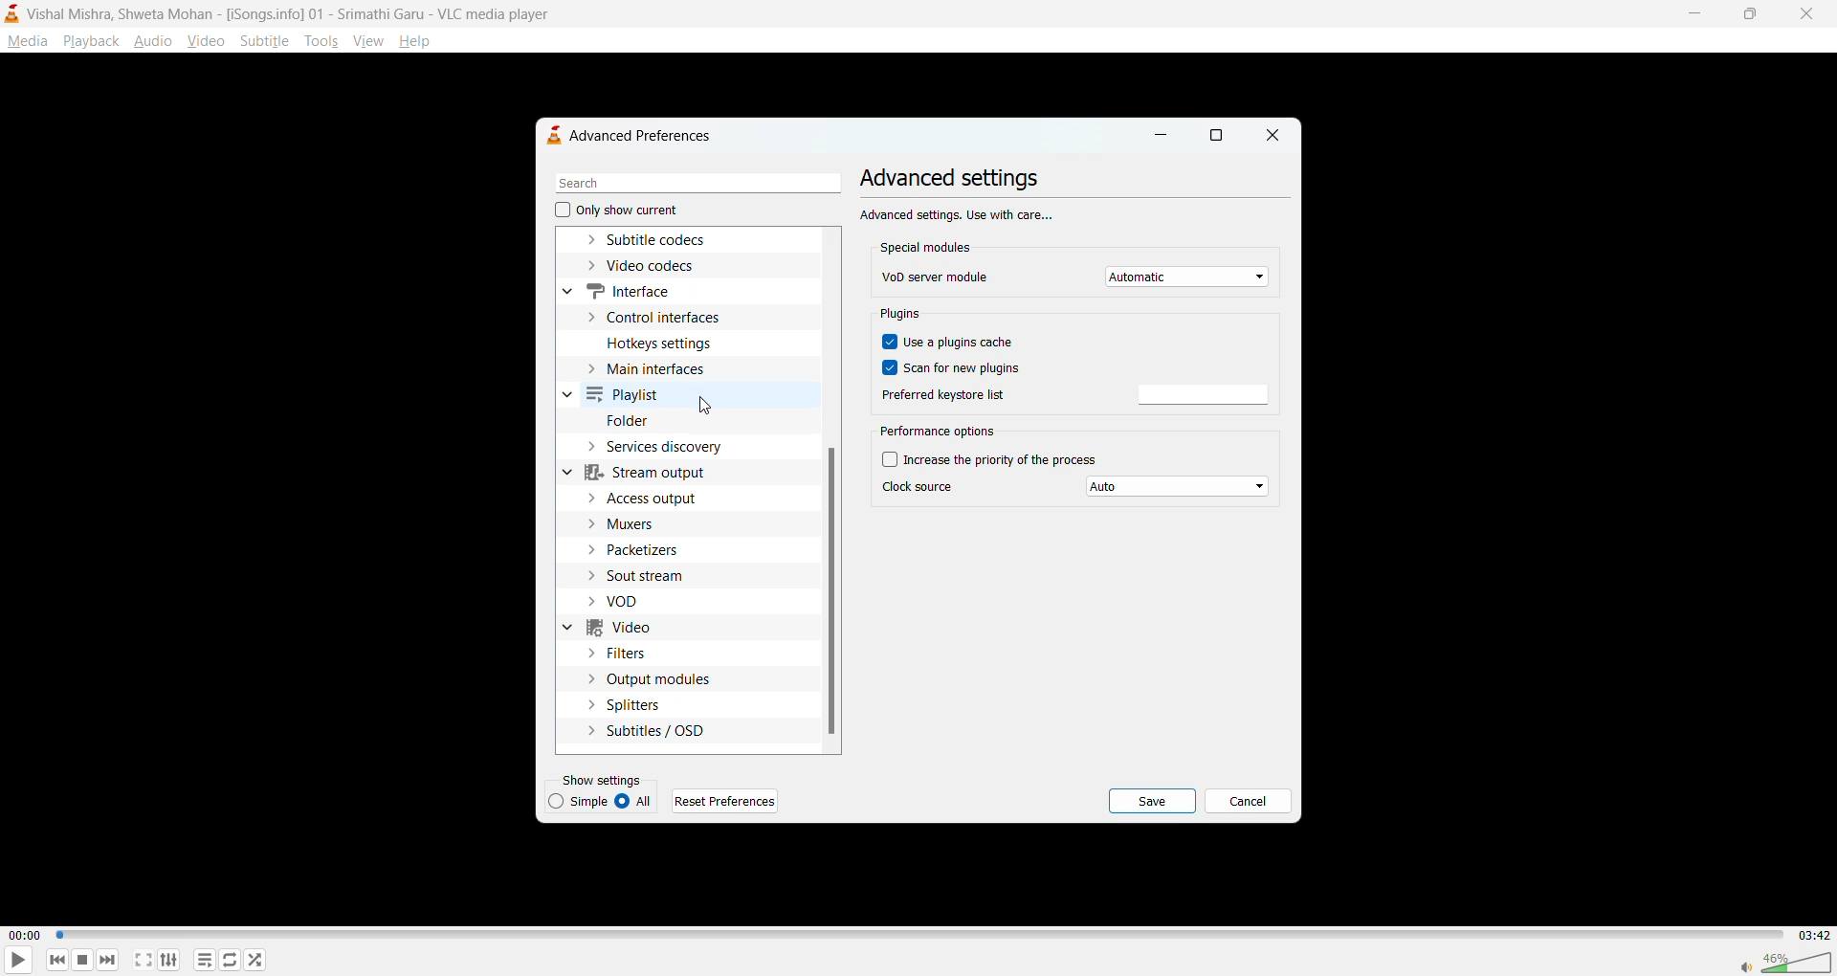 This screenshot has width=1837, height=976. What do you see at coordinates (1180, 488) in the screenshot?
I see `clock source dropdown` at bounding box center [1180, 488].